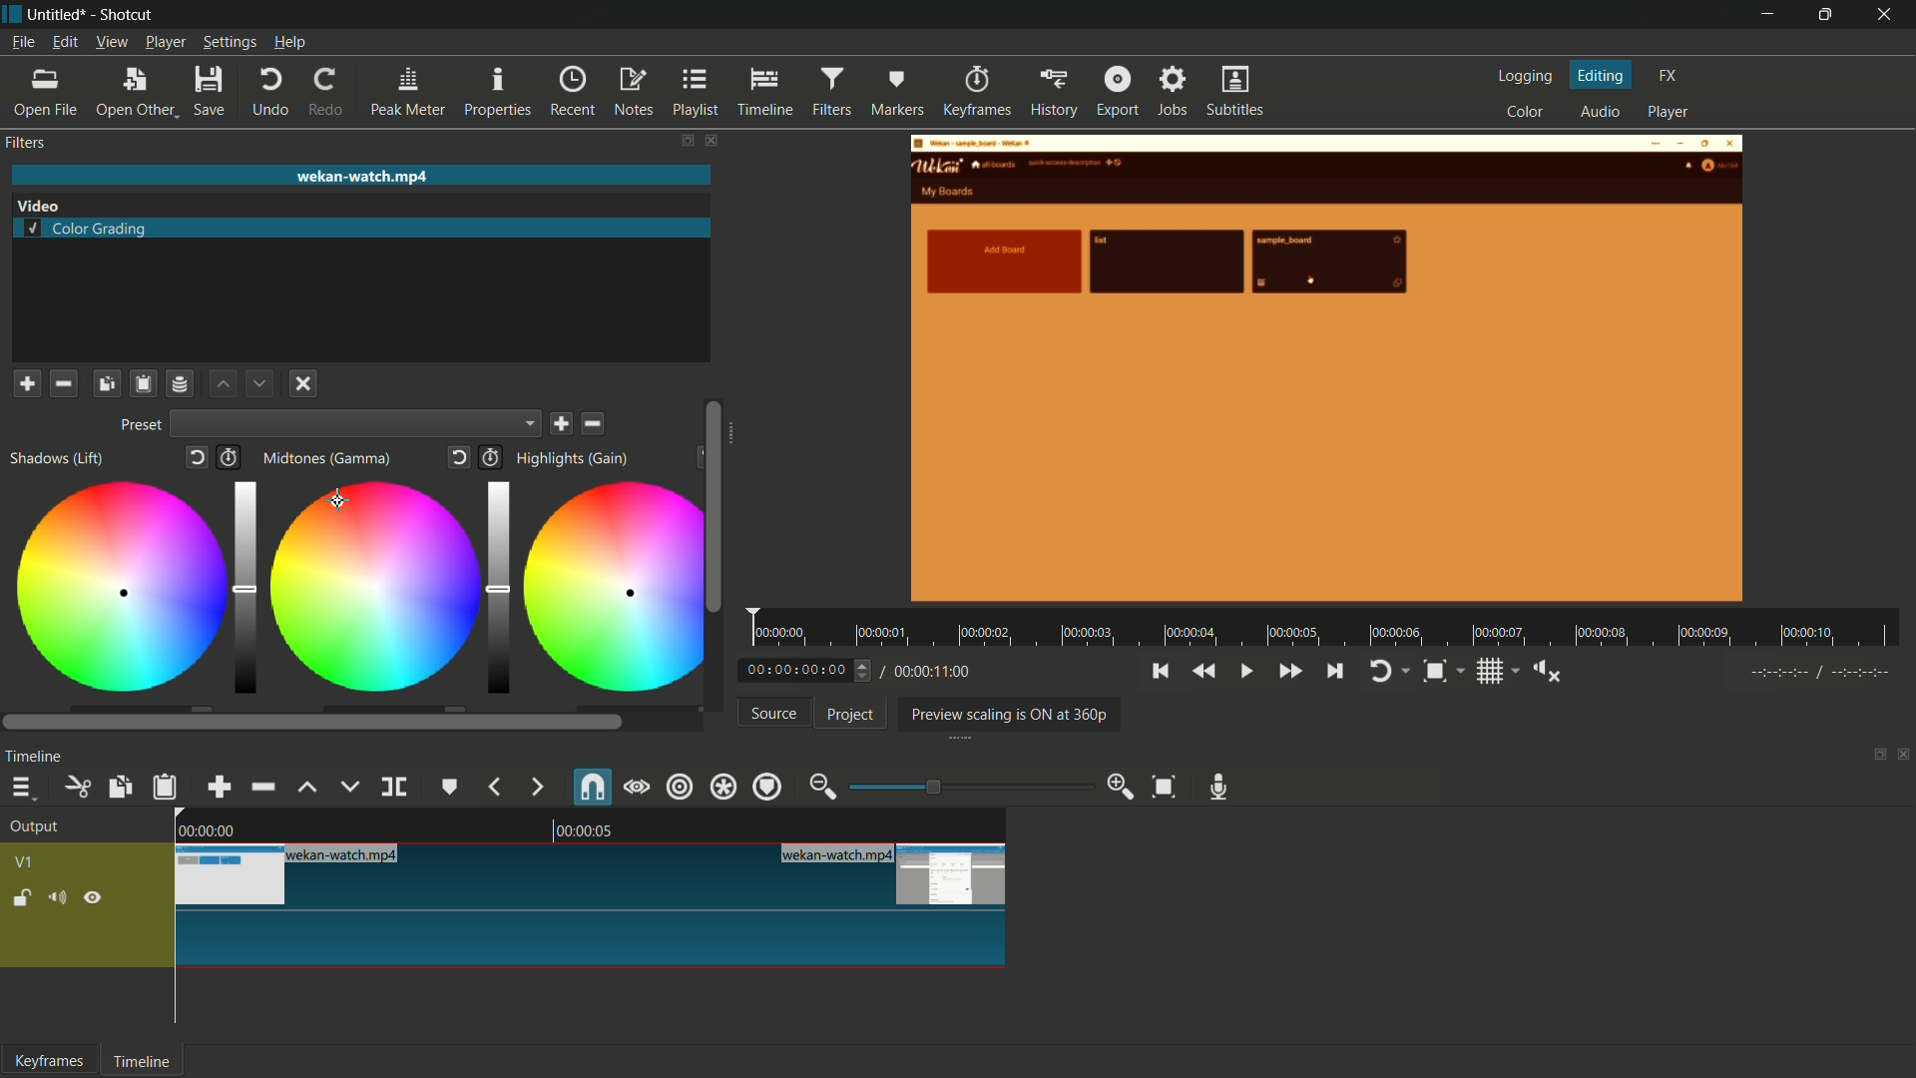 Image resolution: width=1916 pixels, height=1078 pixels. What do you see at coordinates (974, 92) in the screenshot?
I see `keyframes` at bounding box center [974, 92].